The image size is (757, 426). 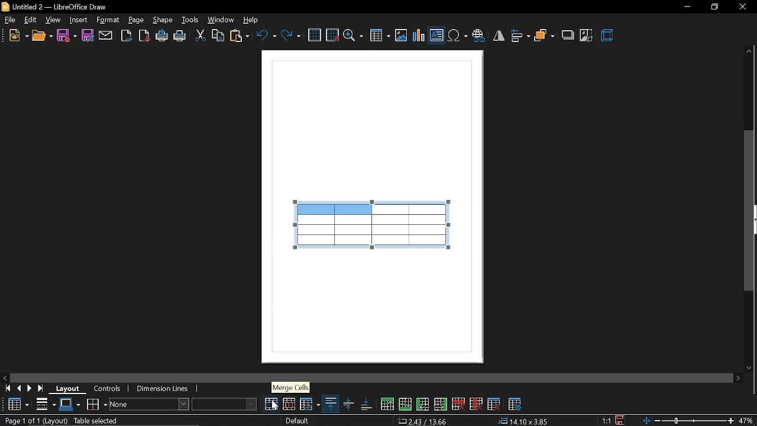 What do you see at coordinates (30, 388) in the screenshot?
I see `next page` at bounding box center [30, 388].